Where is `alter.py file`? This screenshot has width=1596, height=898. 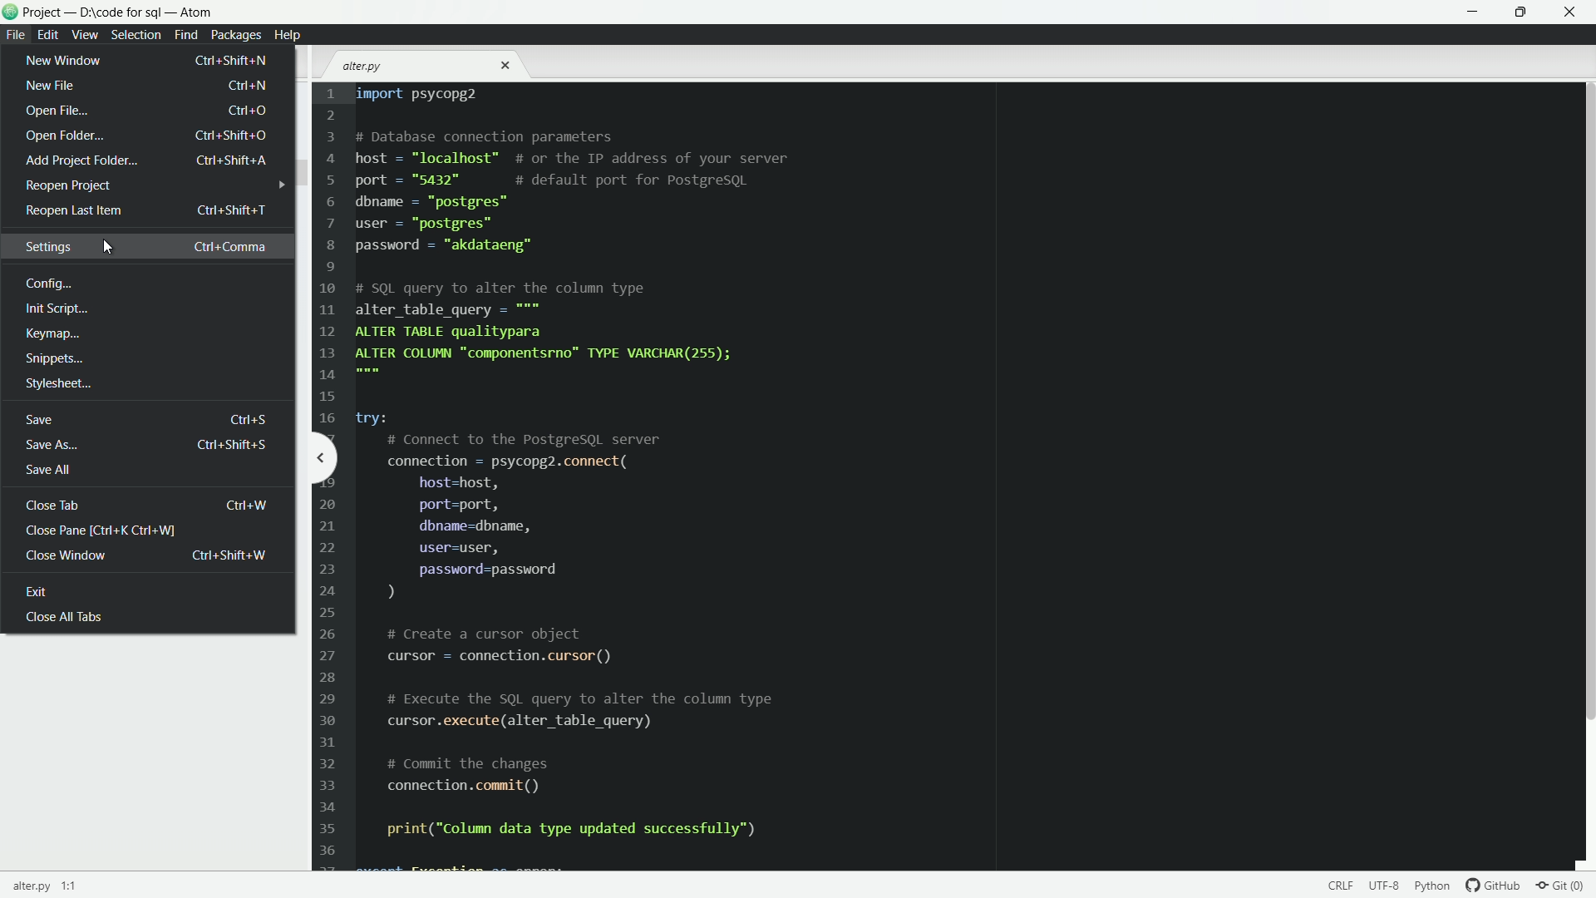 alter.py file is located at coordinates (363, 67).